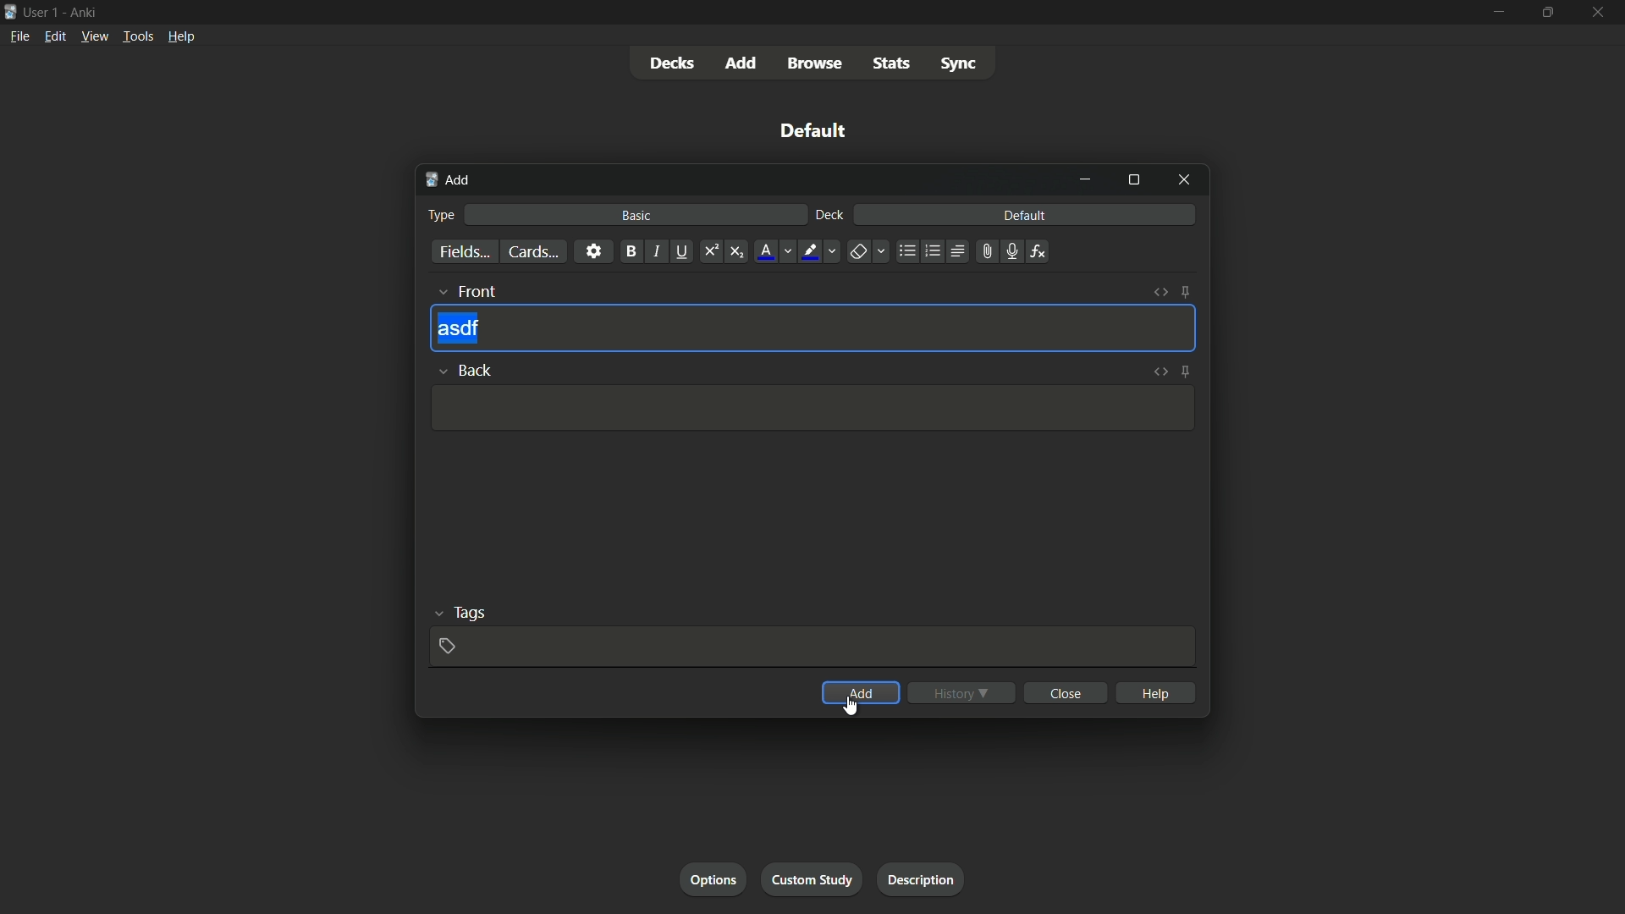 This screenshot has width=1625, height=914. Describe the element at coordinates (54, 37) in the screenshot. I see `edit` at that location.